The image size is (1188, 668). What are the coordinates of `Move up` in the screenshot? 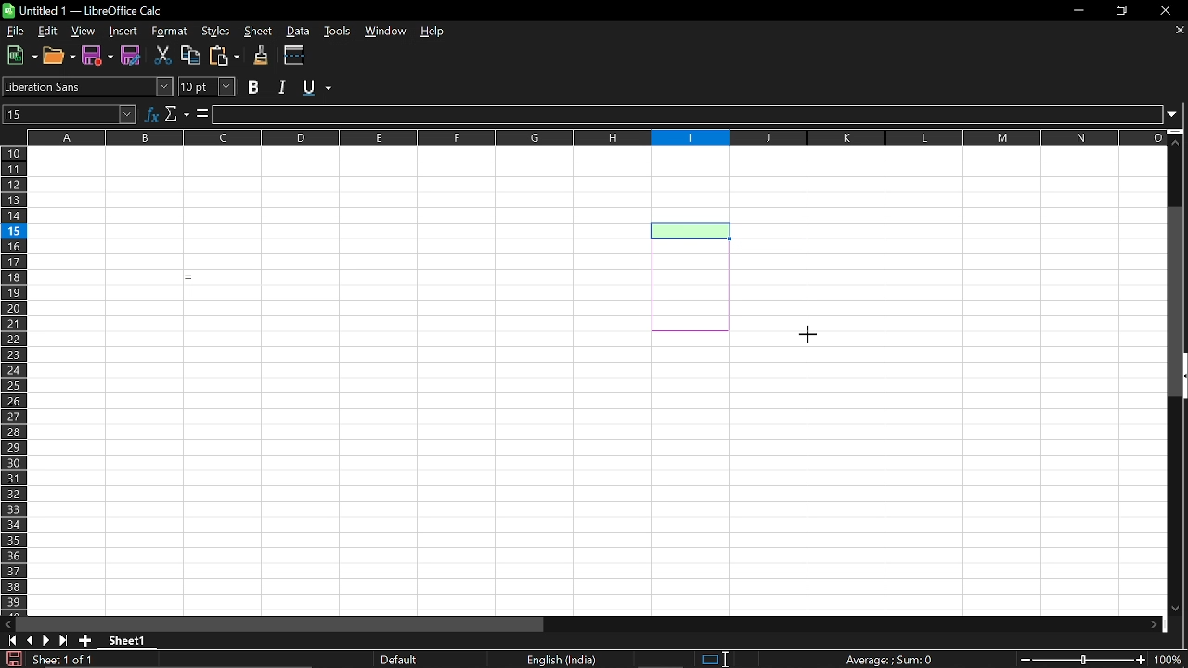 It's located at (1178, 141).